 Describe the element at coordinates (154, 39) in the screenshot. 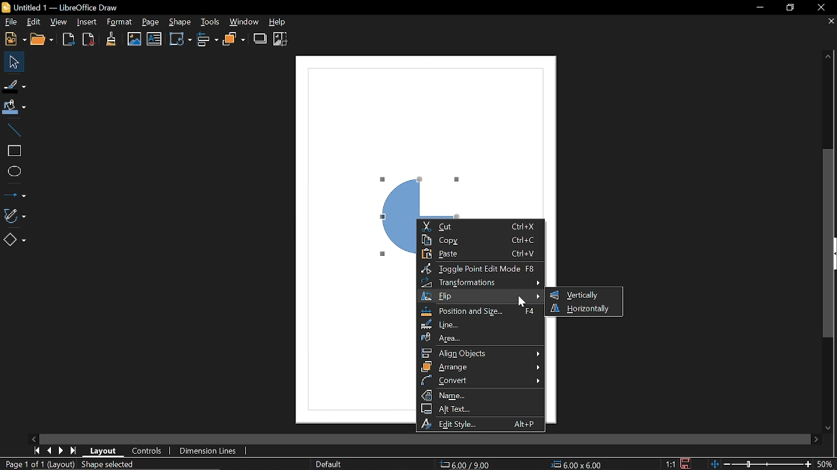

I see `Insert text` at that location.